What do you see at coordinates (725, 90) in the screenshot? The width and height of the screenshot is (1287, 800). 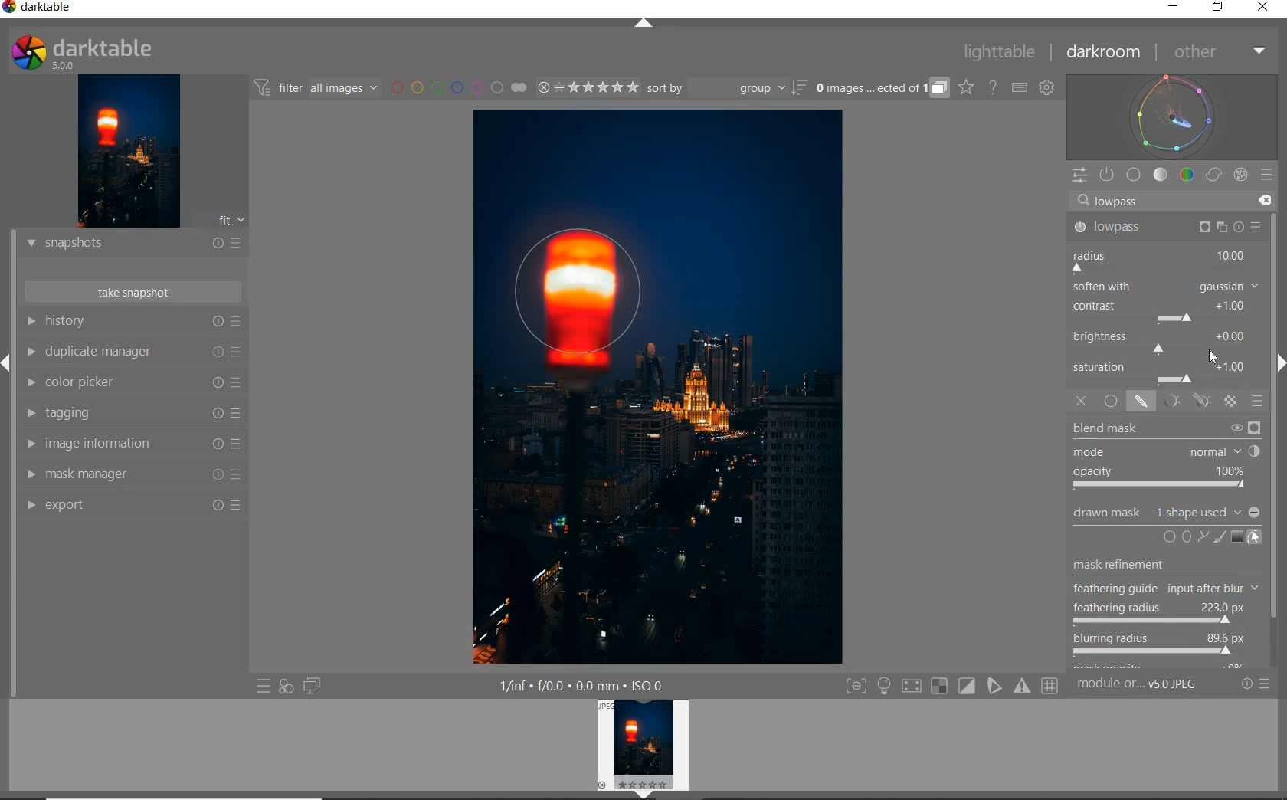 I see `SORT` at bounding box center [725, 90].